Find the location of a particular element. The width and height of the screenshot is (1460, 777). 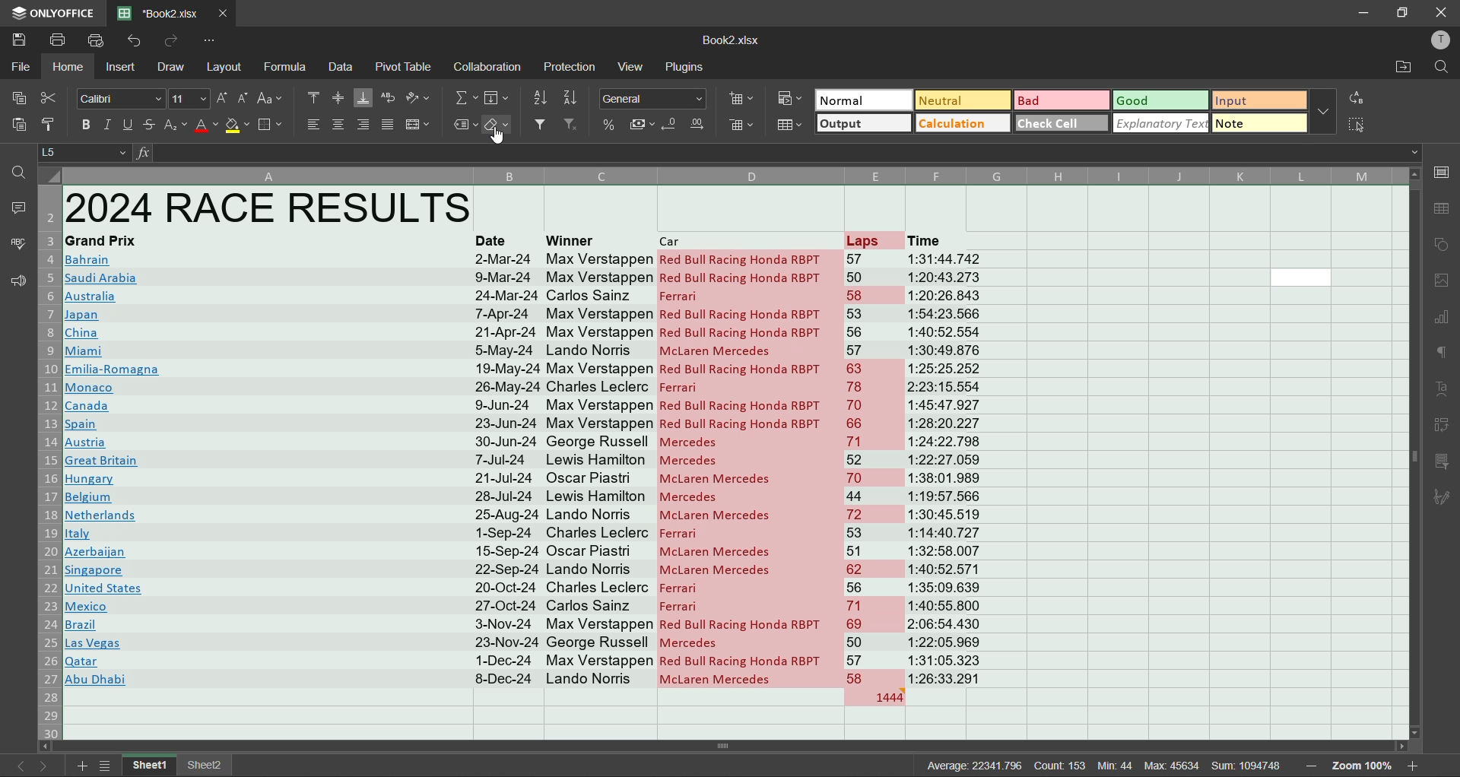

previous is located at coordinates (15, 766).